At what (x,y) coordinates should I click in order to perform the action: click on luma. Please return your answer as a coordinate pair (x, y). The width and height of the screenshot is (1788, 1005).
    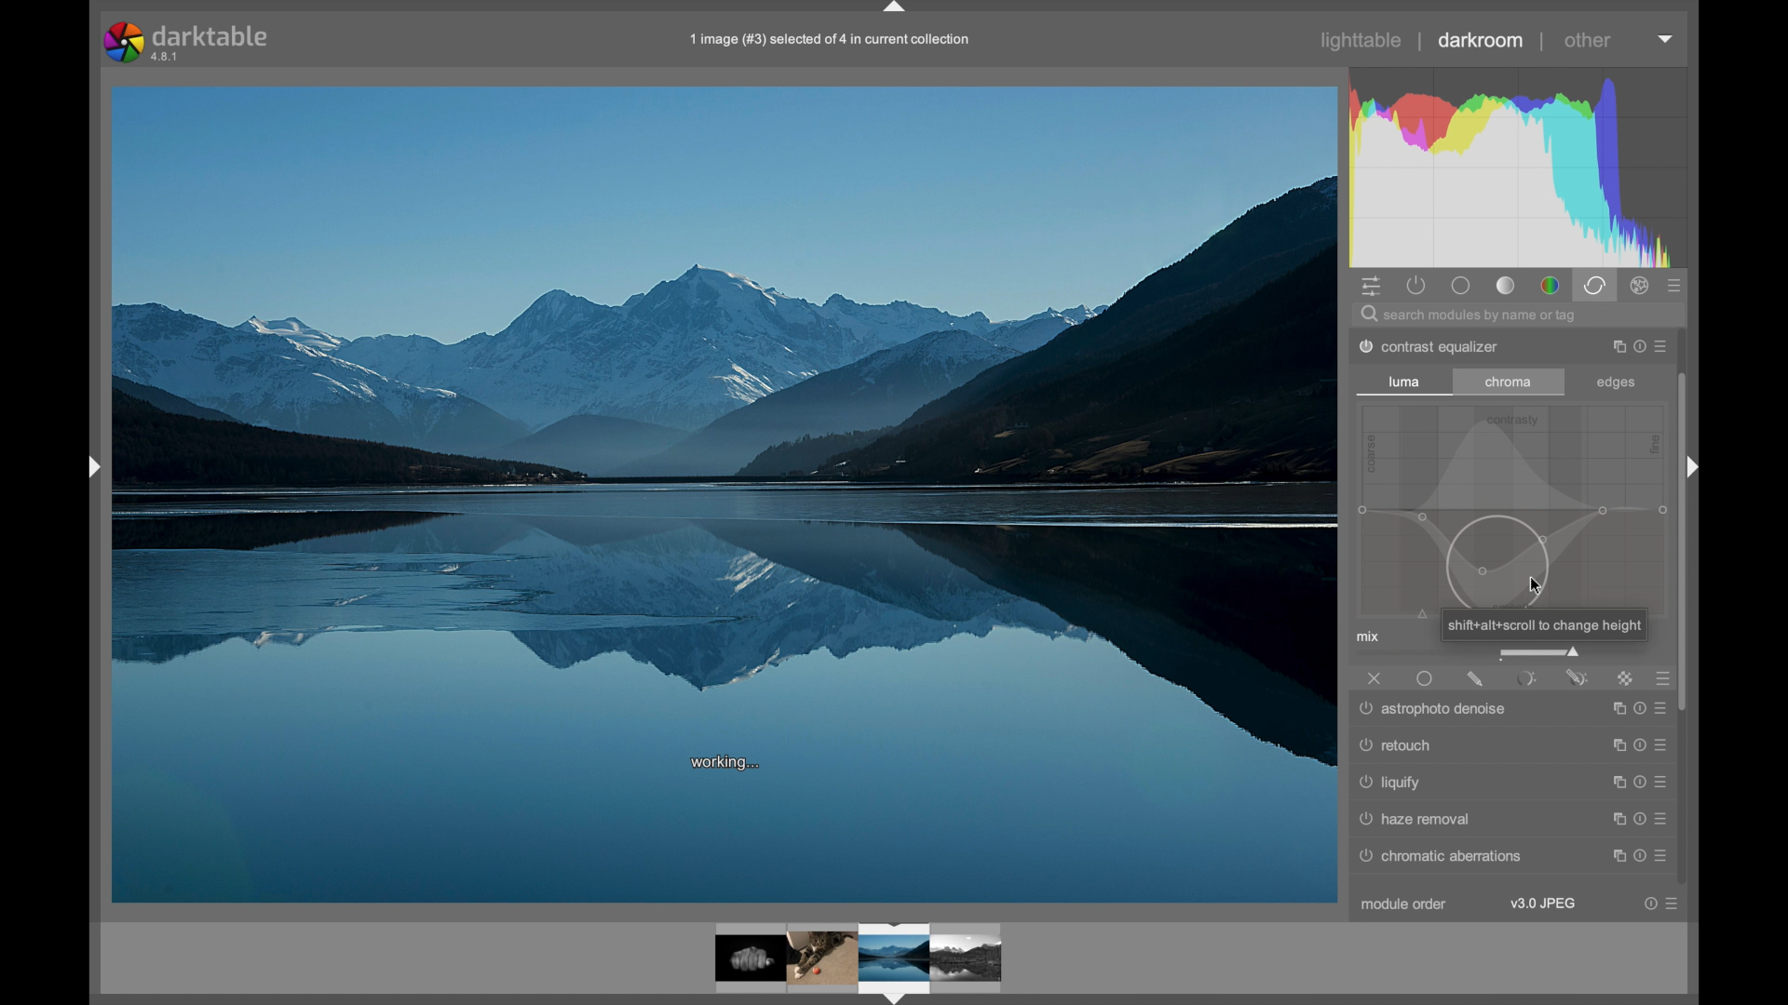
    Looking at the image, I should click on (1404, 381).